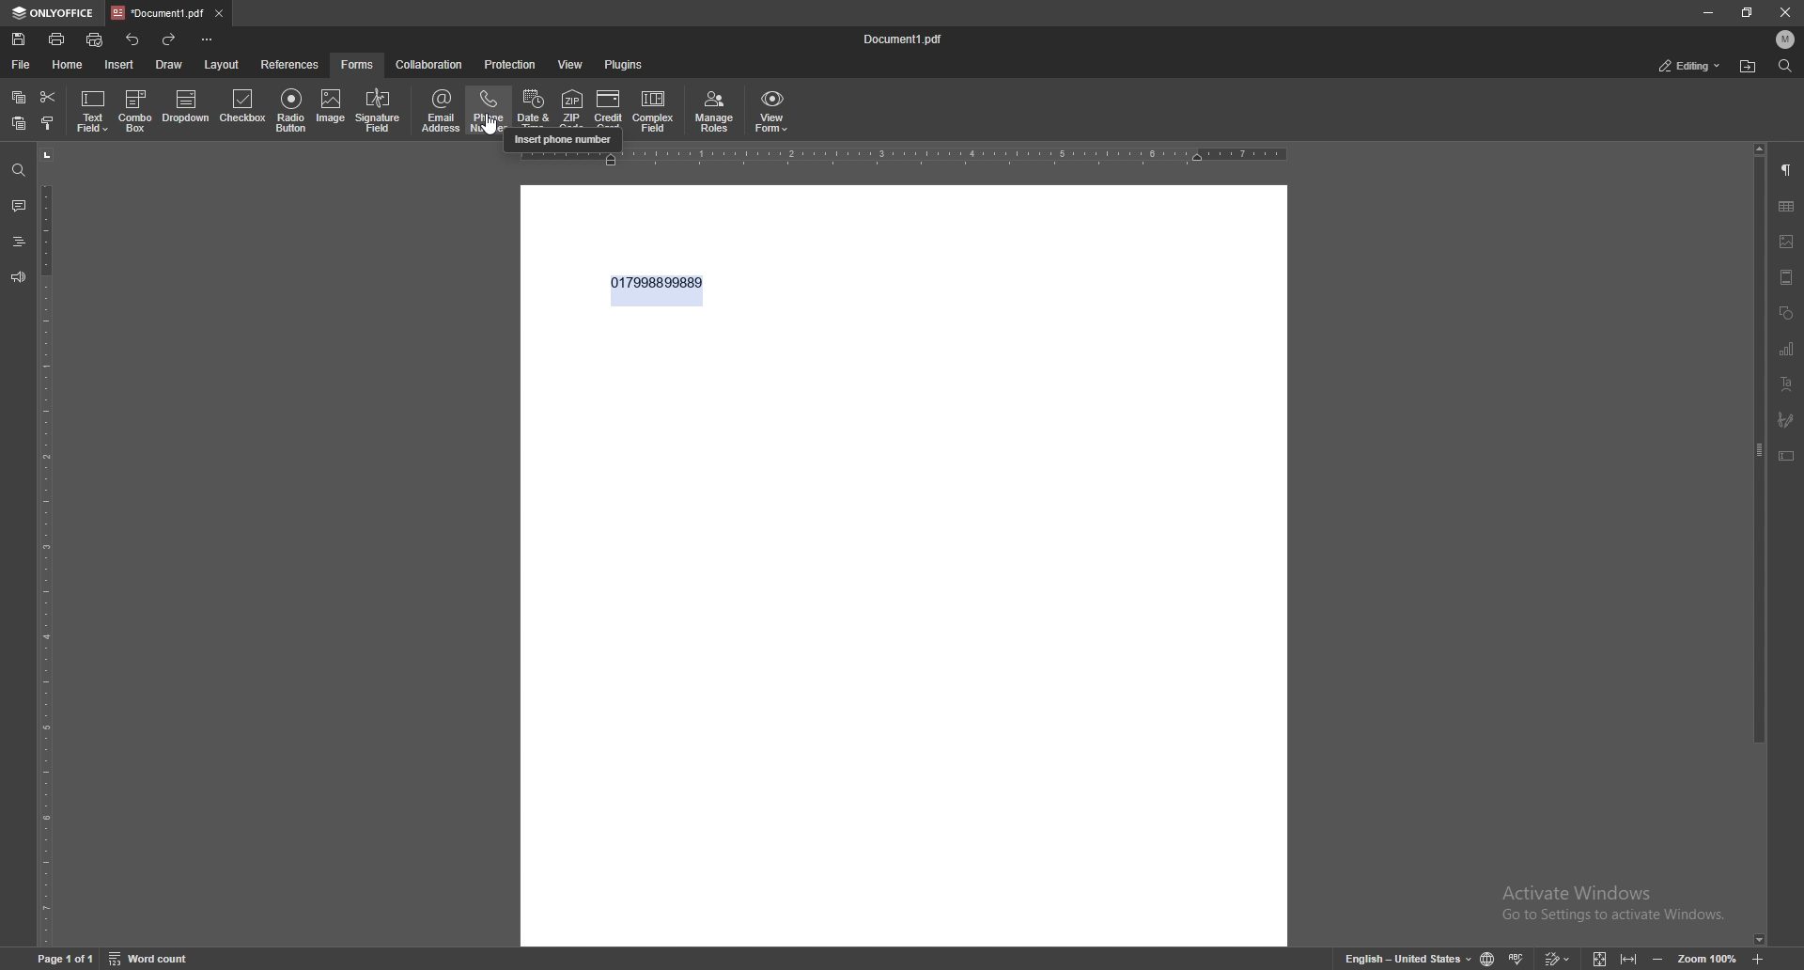 The image size is (1804, 970). I want to click on shapes, so click(1786, 314).